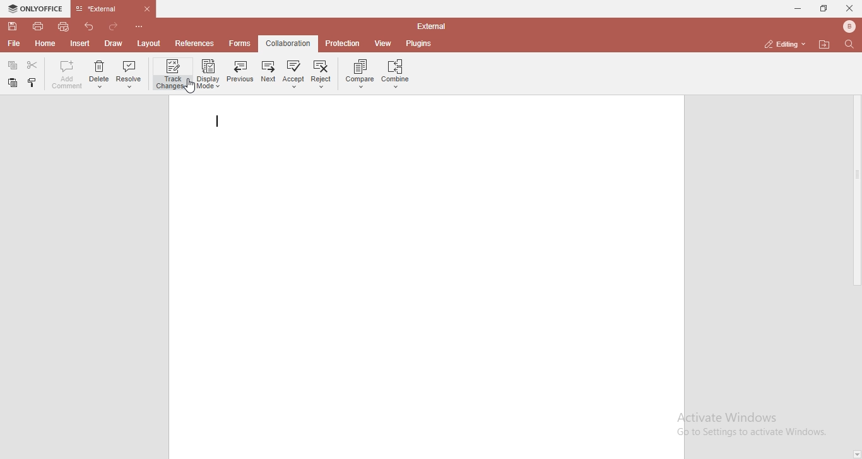 This screenshot has width=862, height=459. What do you see at coordinates (419, 44) in the screenshot?
I see `plugins` at bounding box center [419, 44].